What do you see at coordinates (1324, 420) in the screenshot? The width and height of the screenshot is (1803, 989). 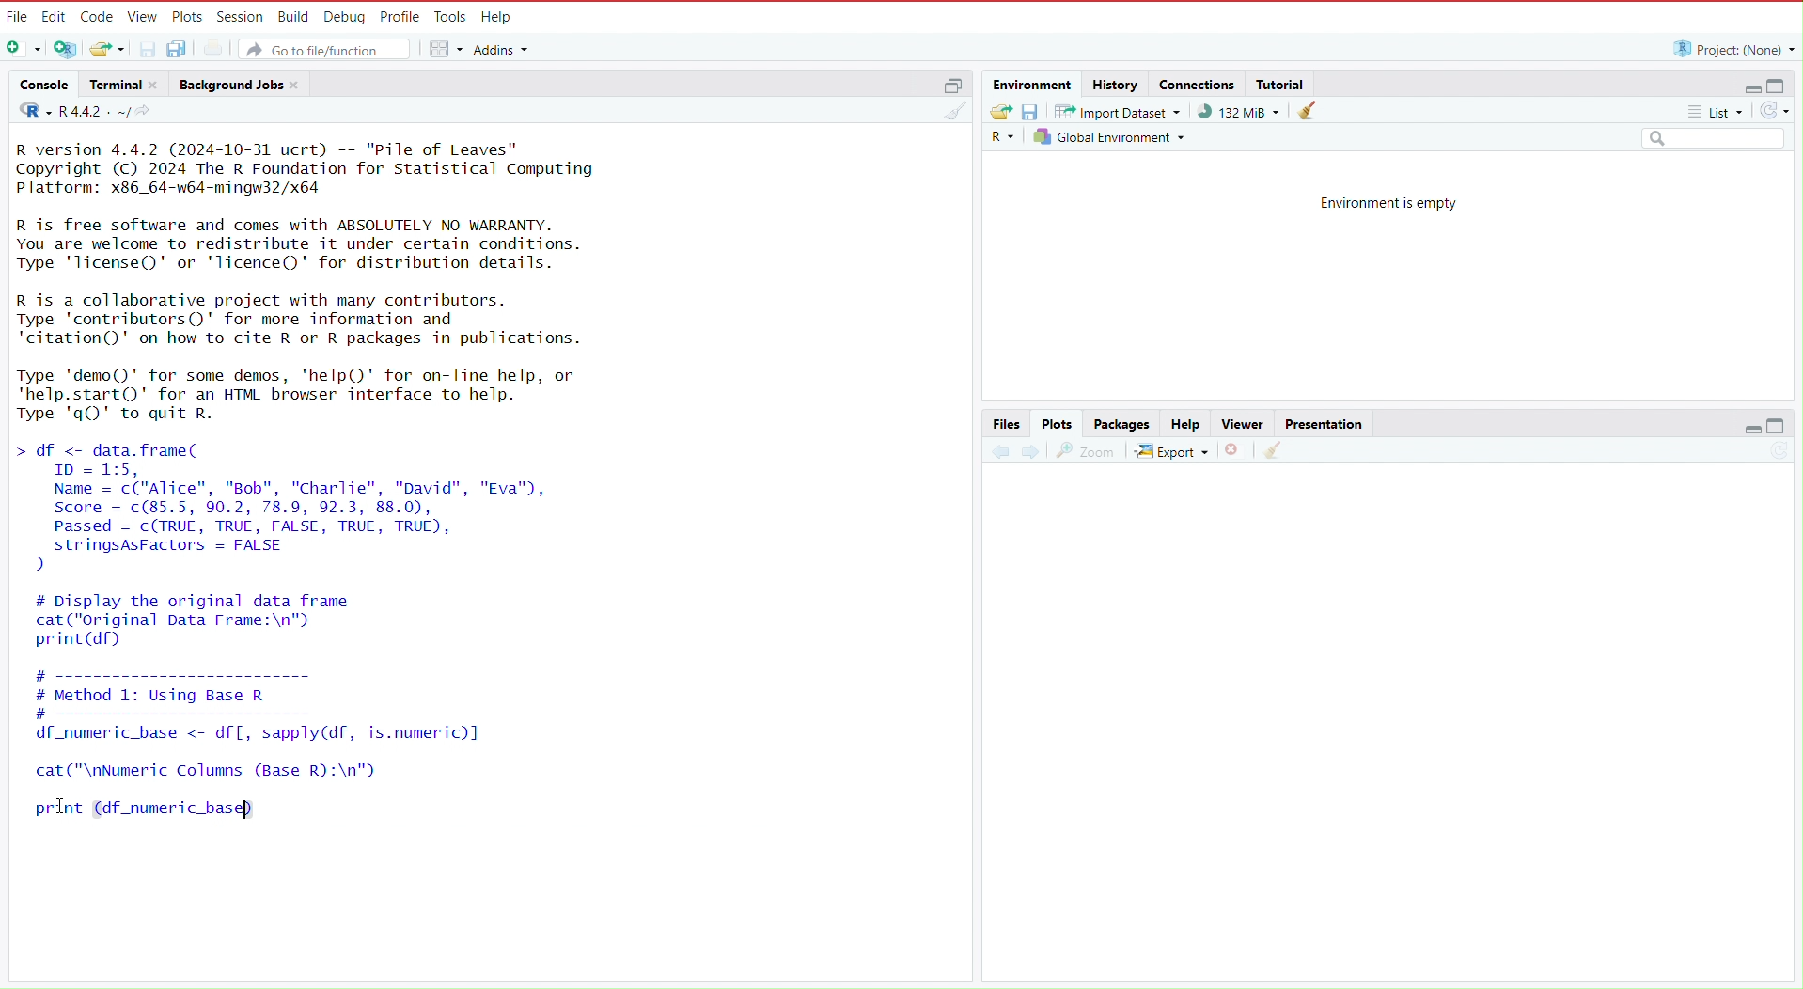 I see `Presentation` at bounding box center [1324, 420].